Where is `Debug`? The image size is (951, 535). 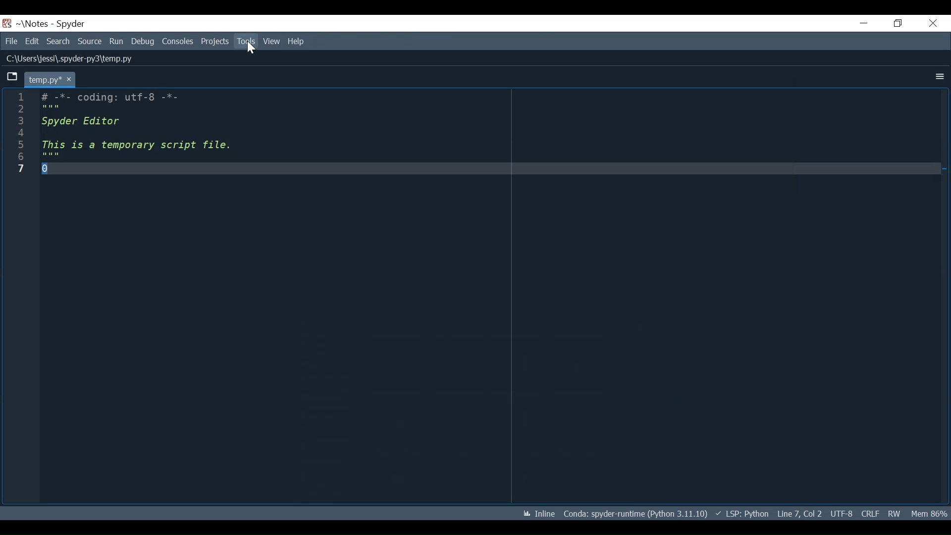
Debug is located at coordinates (142, 42).